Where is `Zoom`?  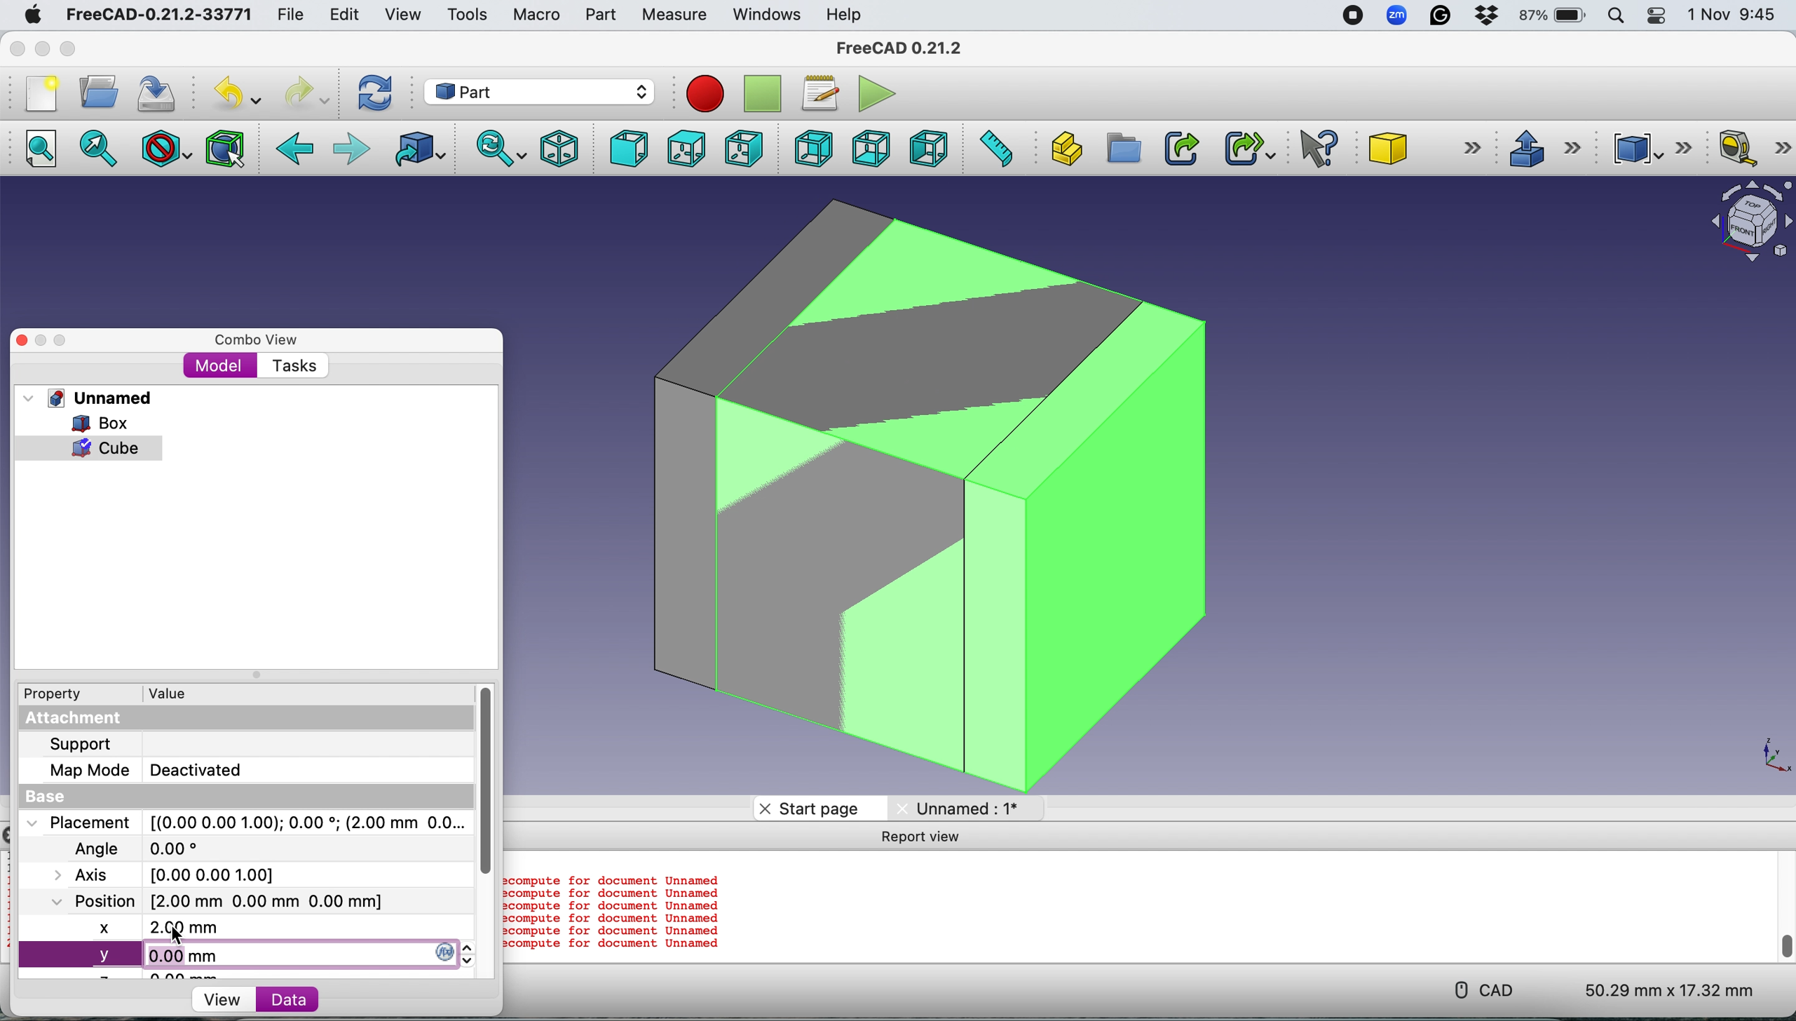
Zoom is located at coordinates (1398, 18).